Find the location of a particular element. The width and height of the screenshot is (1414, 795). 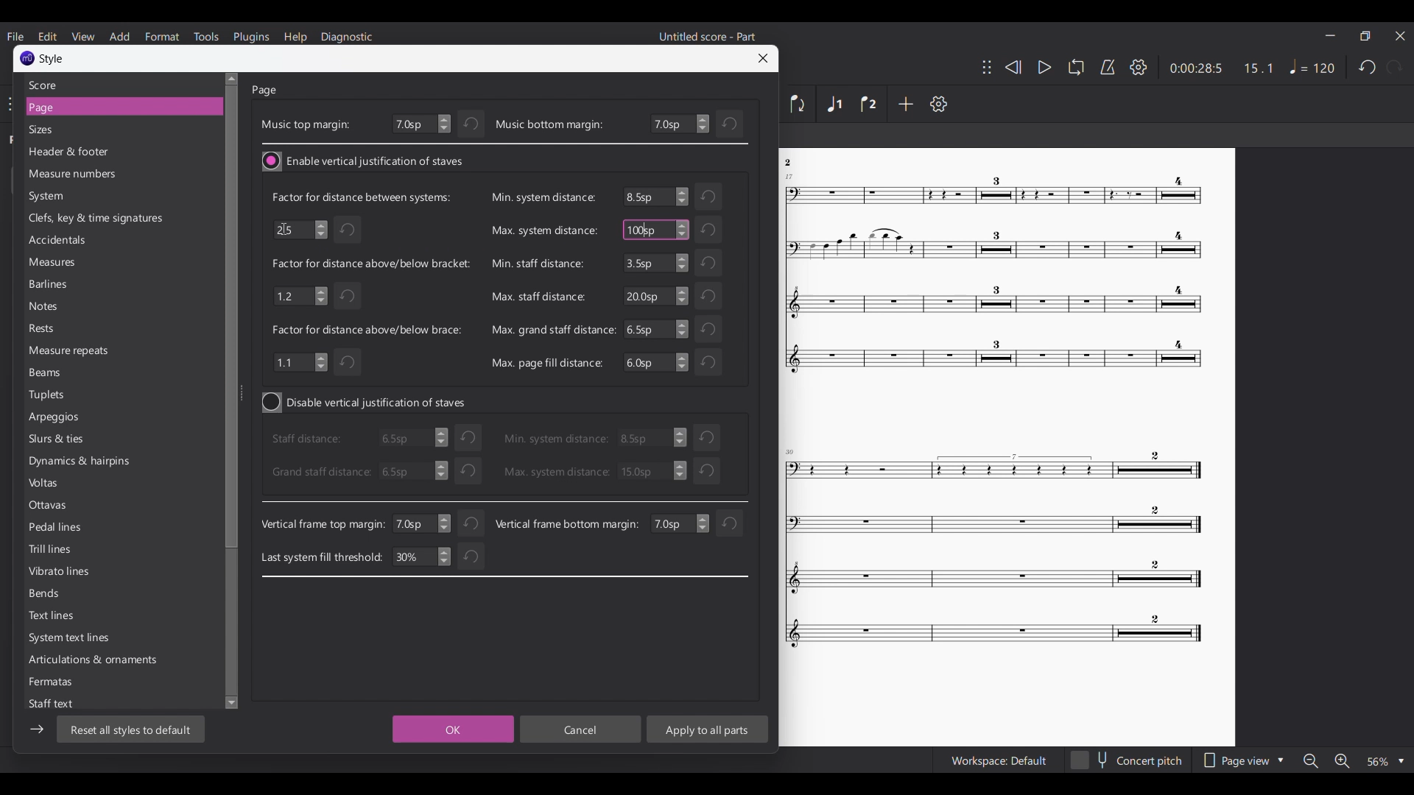

Indicates factor for distance above/below bracket is located at coordinates (371, 263).